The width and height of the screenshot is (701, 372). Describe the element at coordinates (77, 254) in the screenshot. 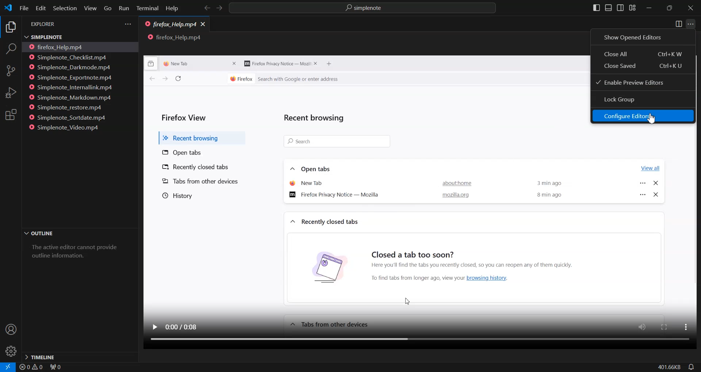

I see `The active editor cannot provide
outline information.` at that location.